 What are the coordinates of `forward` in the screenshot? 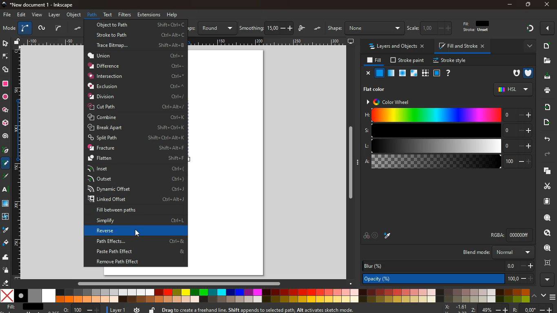 It's located at (548, 154).